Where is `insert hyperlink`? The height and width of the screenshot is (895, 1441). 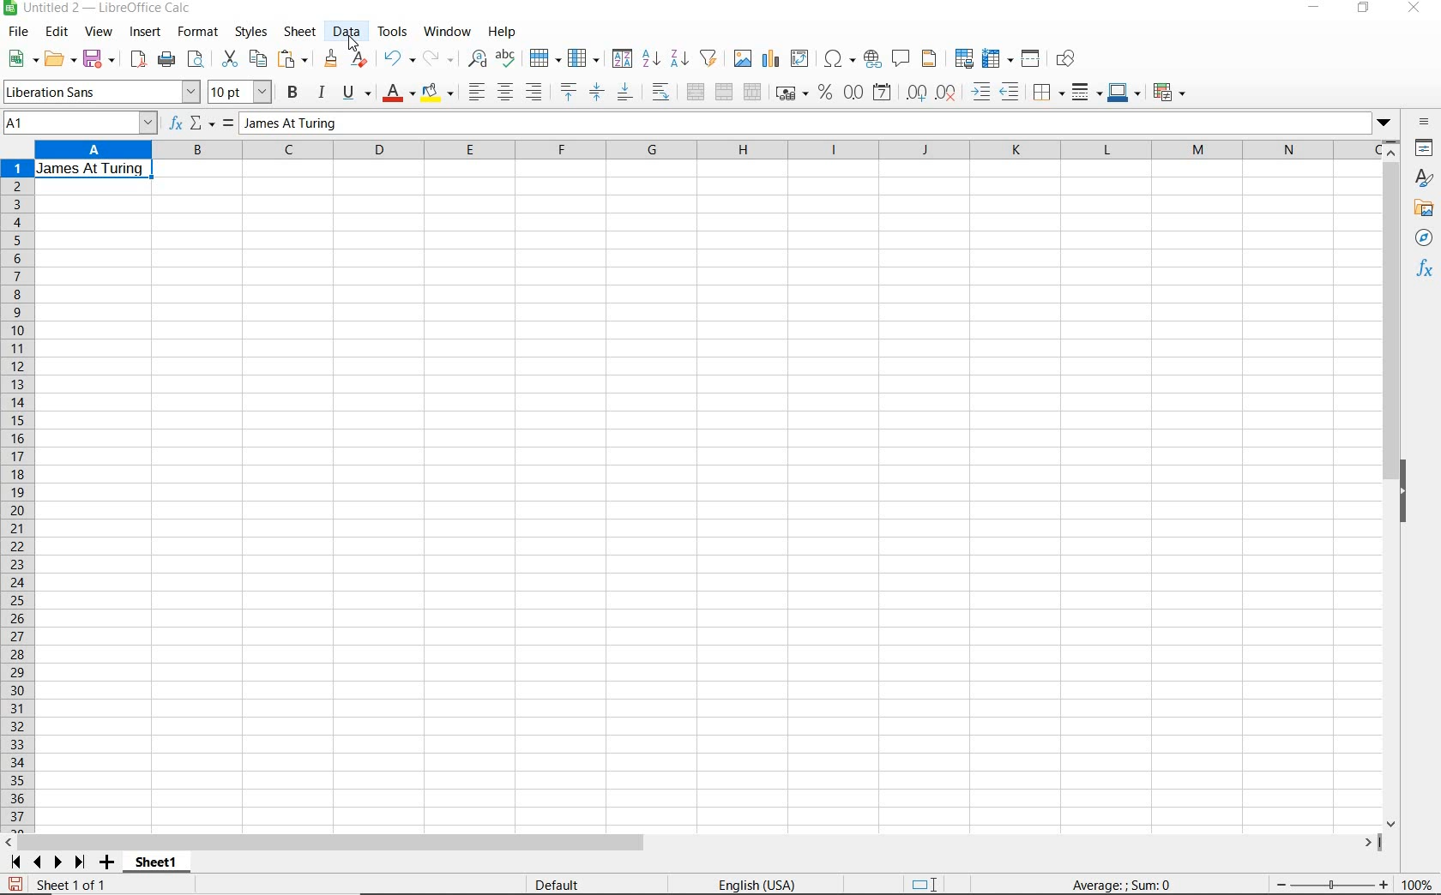
insert hyperlink is located at coordinates (873, 61).